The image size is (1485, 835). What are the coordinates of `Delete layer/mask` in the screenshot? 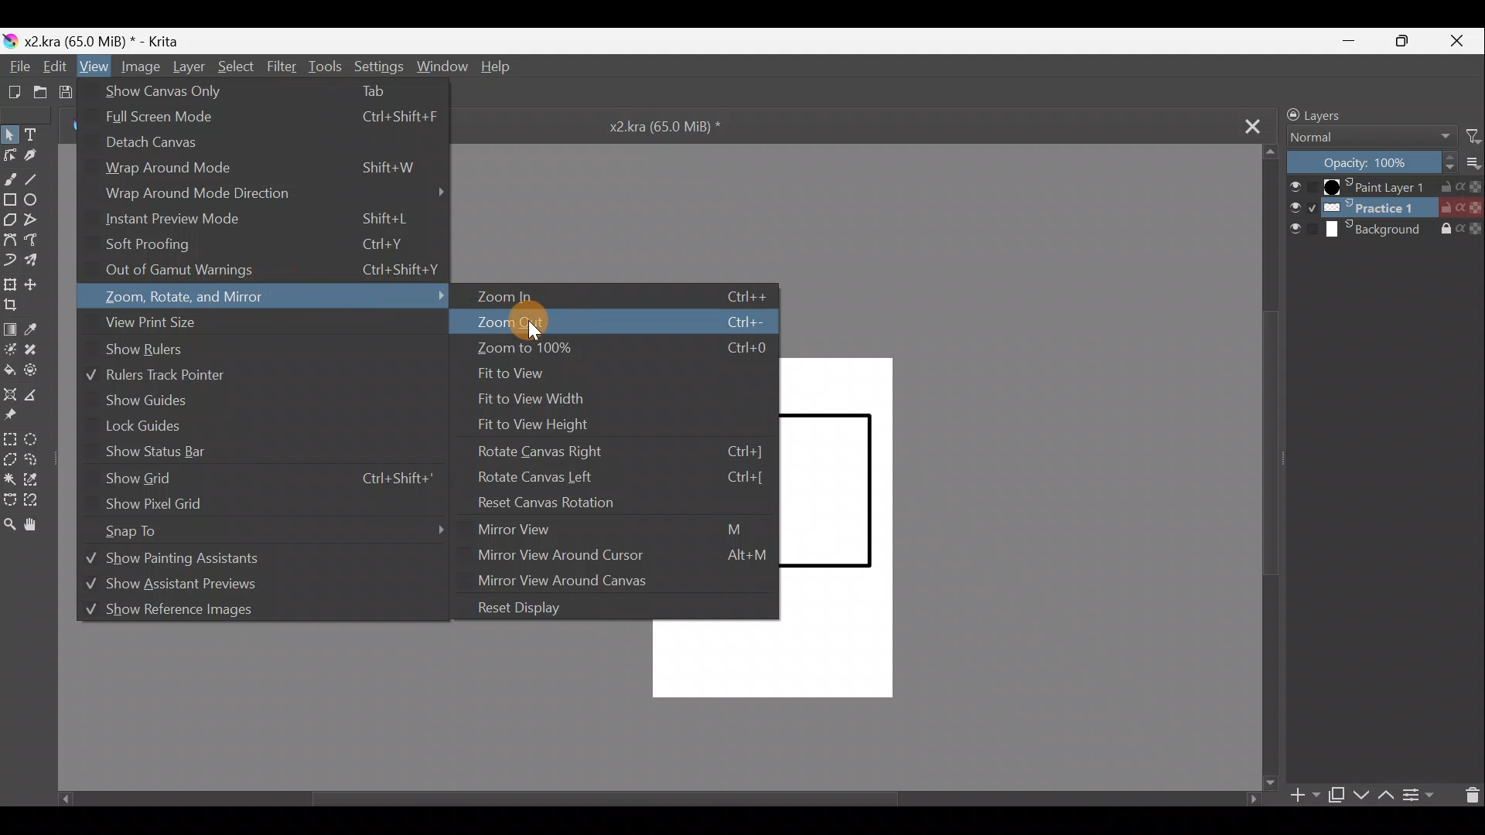 It's located at (1468, 795).